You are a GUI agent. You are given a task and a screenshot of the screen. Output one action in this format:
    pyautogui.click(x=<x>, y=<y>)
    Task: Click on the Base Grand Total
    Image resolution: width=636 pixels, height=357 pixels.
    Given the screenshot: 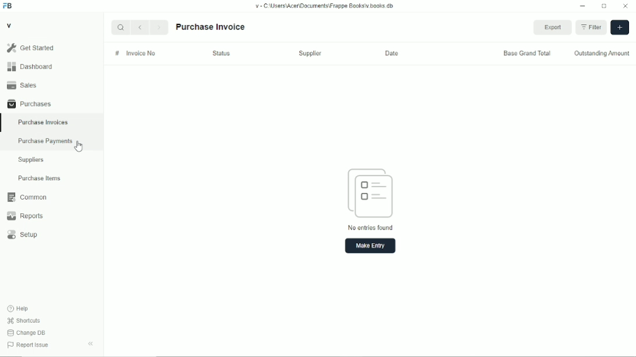 What is the action you would take?
    pyautogui.click(x=527, y=53)
    